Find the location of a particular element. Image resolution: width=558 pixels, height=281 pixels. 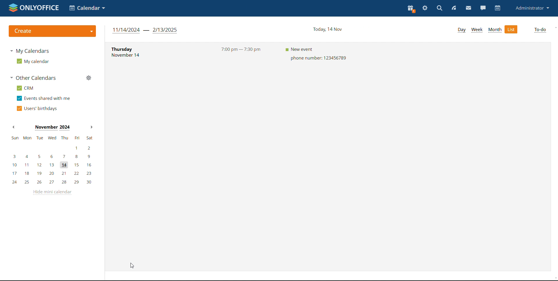

week is located at coordinates (477, 30).